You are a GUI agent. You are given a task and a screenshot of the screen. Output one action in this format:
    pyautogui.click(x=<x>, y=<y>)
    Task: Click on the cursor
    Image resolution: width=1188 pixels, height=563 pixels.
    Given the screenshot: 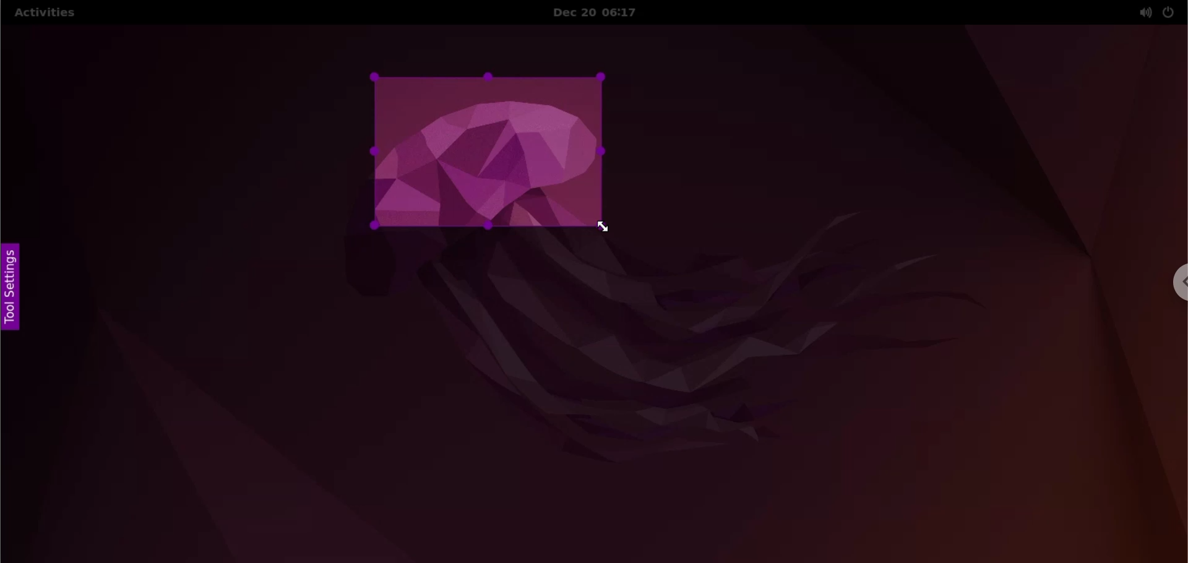 What is the action you would take?
    pyautogui.click(x=612, y=231)
    